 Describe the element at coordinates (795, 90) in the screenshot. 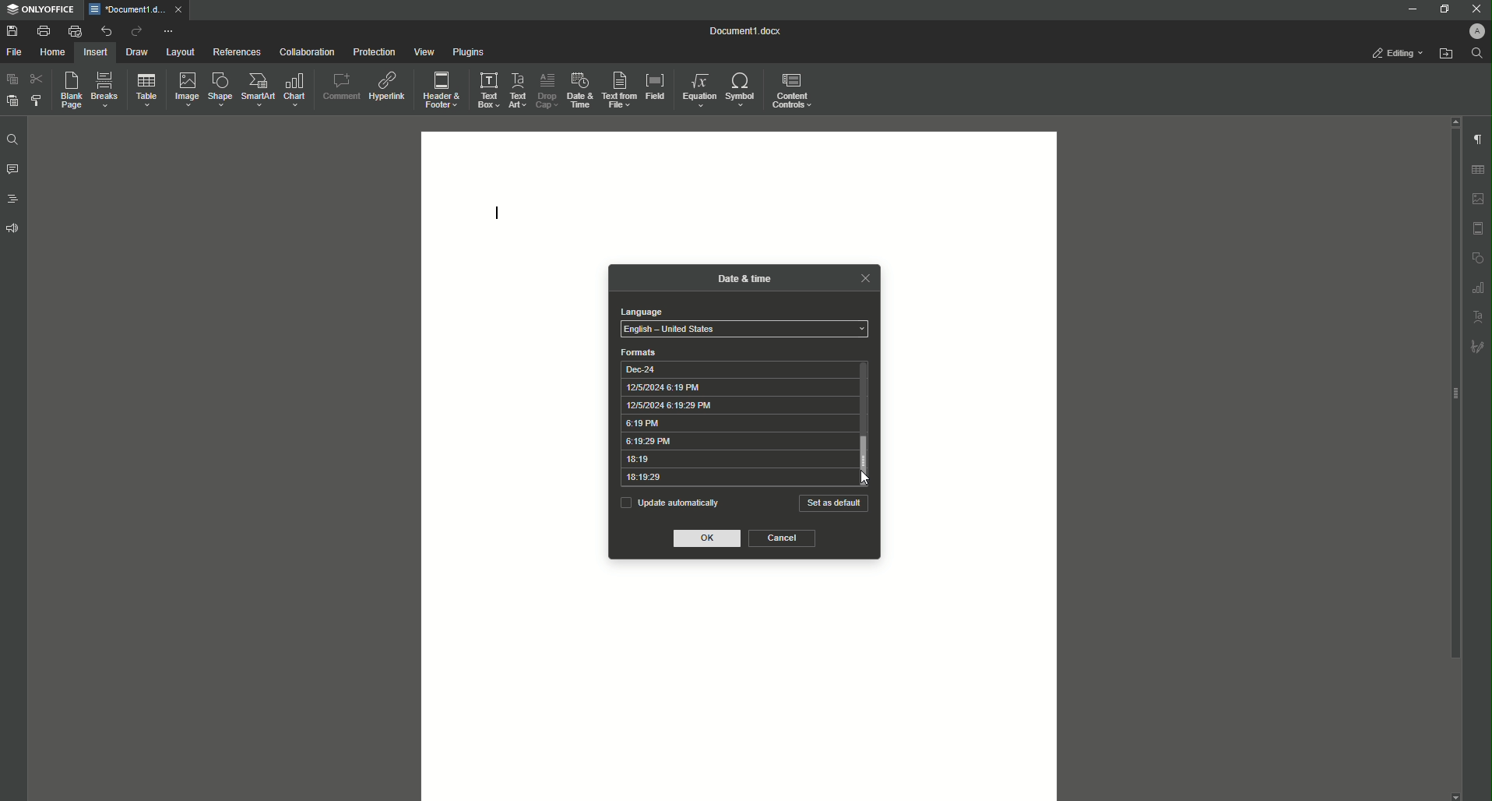

I see `Controls` at that location.